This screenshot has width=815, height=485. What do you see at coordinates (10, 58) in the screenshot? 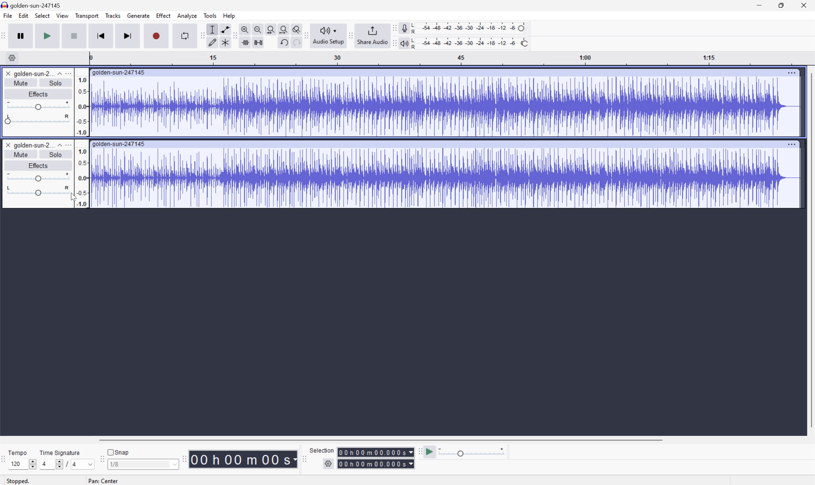
I see `Settings` at bounding box center [10, 58].